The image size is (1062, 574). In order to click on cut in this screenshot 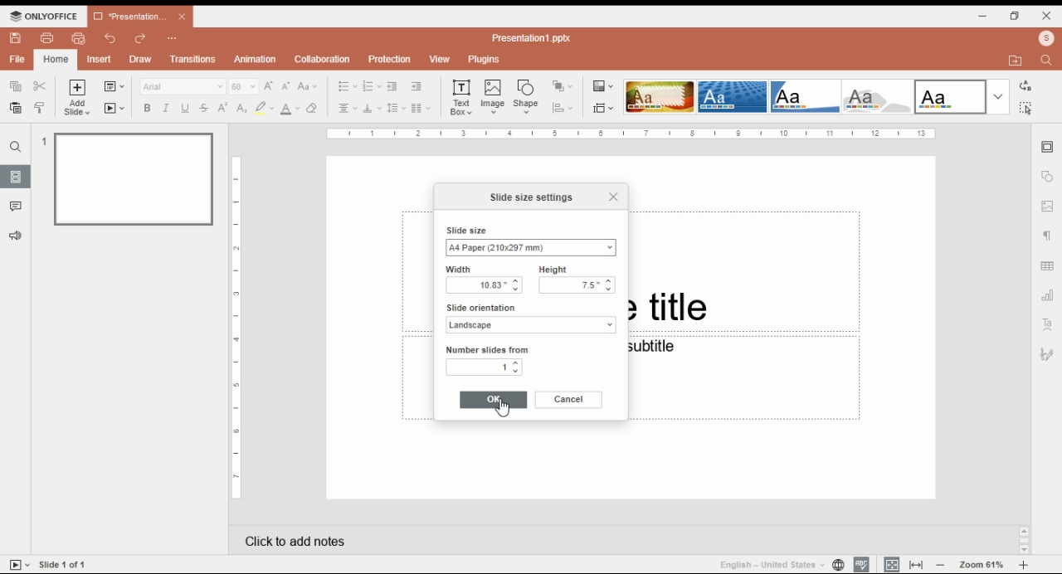, I will do `click(41, 85)`.